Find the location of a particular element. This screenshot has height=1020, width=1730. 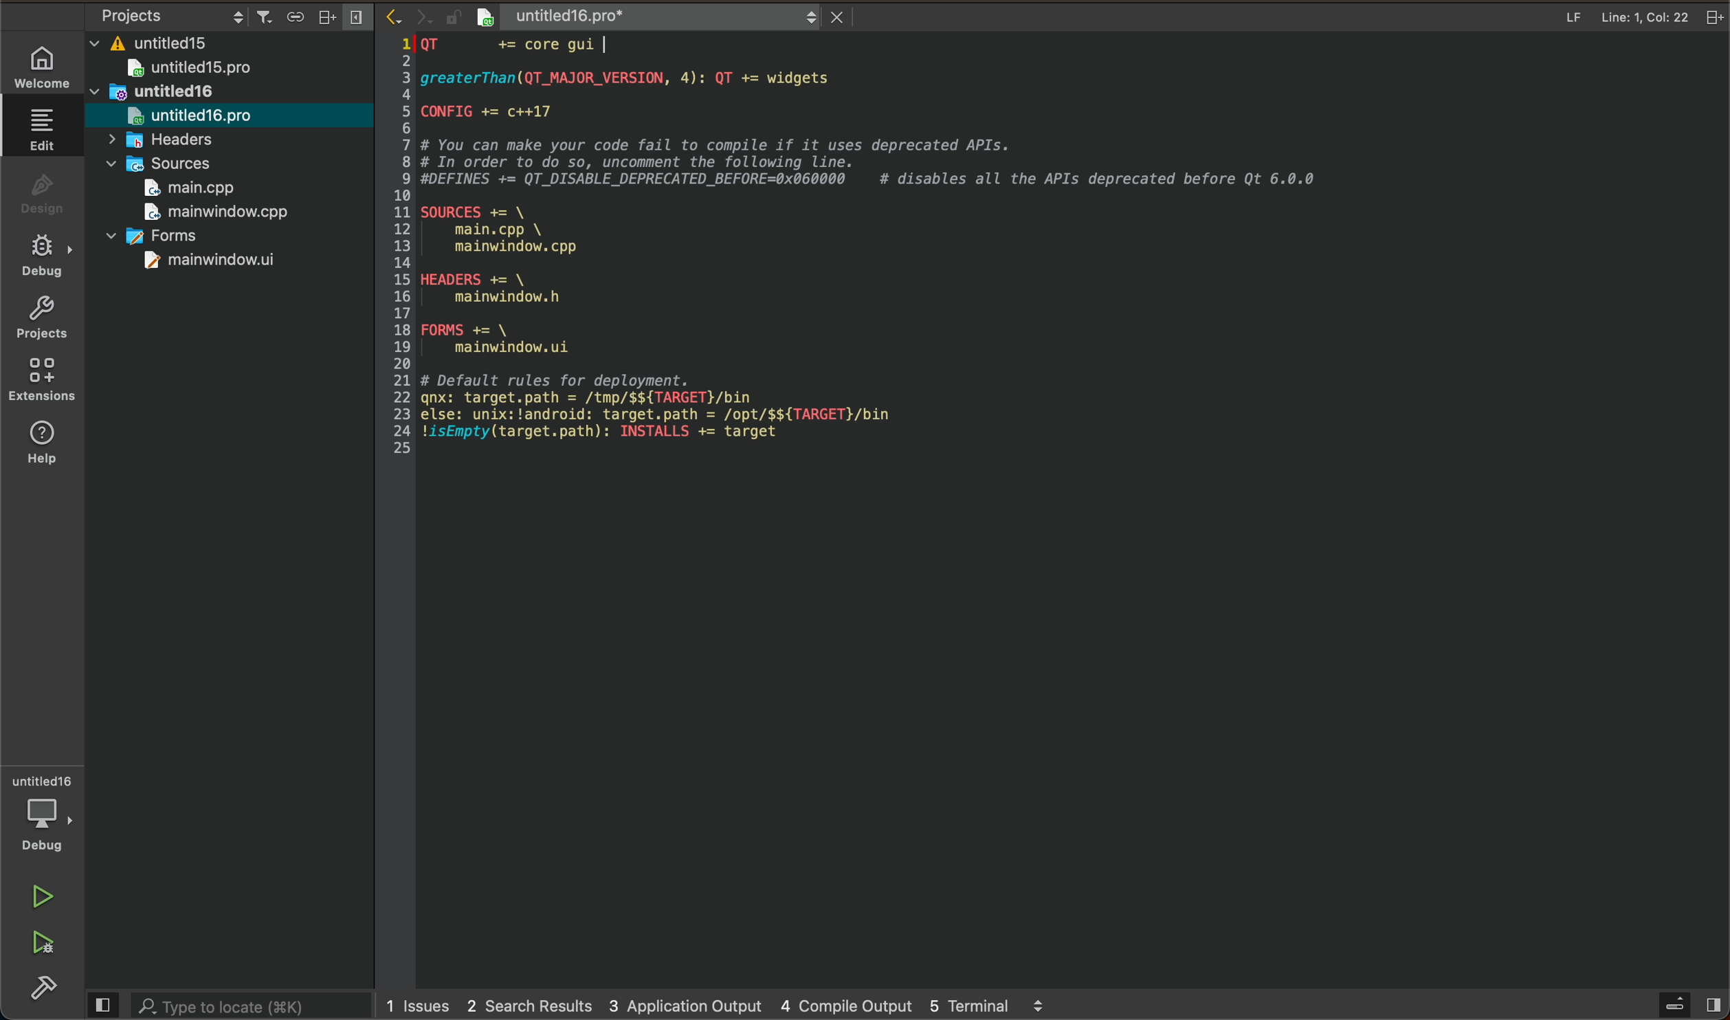

welcome is located at coordinates (46, 65).